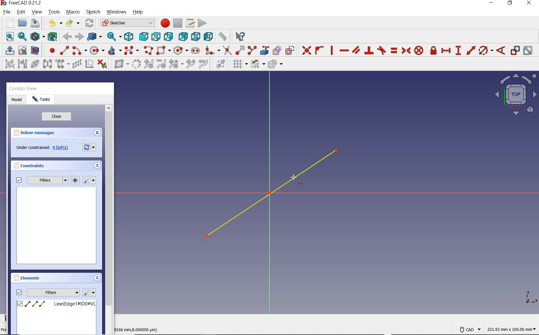 This screenshot has width=539, height=335. I want to click on BACK, so click(67, 37).